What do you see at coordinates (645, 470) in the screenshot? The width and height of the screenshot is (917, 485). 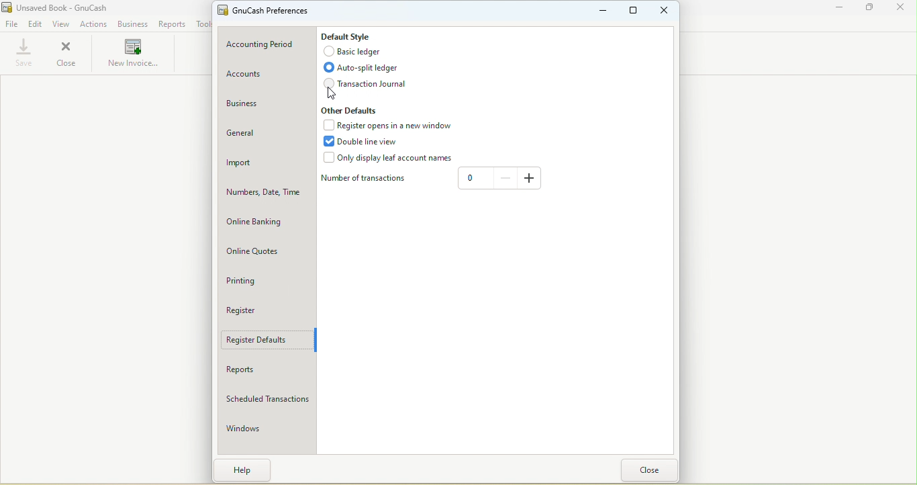 I see `Close` at bounding box center [645, 470].